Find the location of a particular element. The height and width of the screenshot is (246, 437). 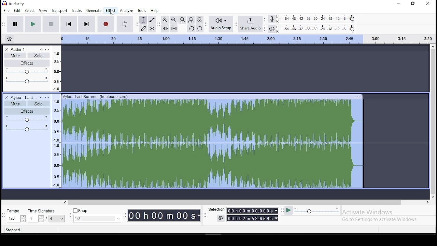

effects is located at coordinates (27, 111).